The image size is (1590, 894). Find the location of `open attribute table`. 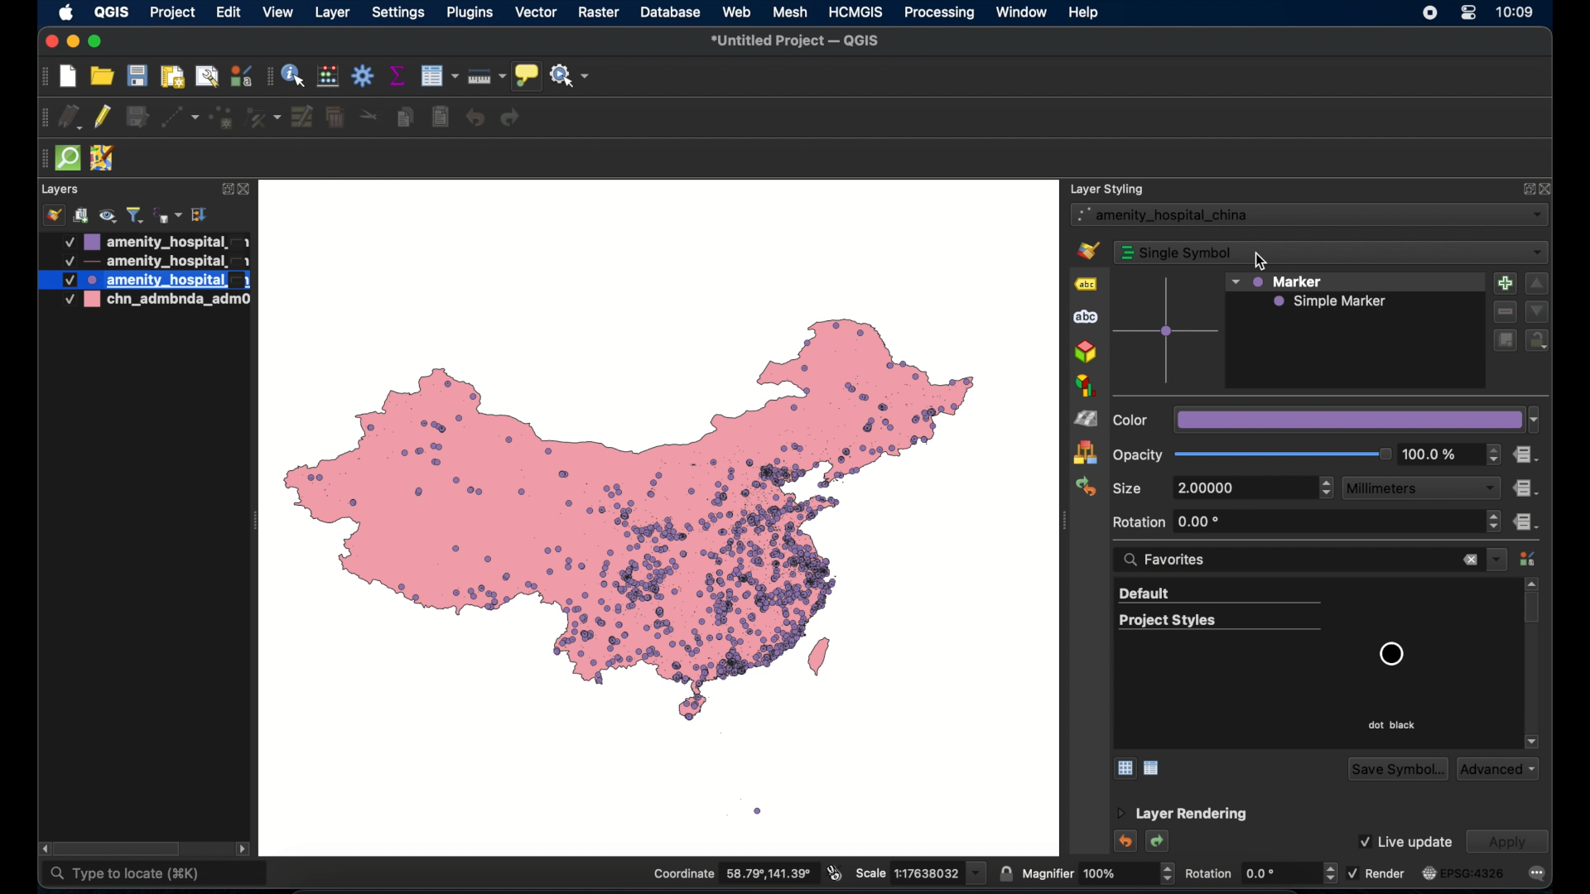

open attribute table is located at coordinates (438, 75).